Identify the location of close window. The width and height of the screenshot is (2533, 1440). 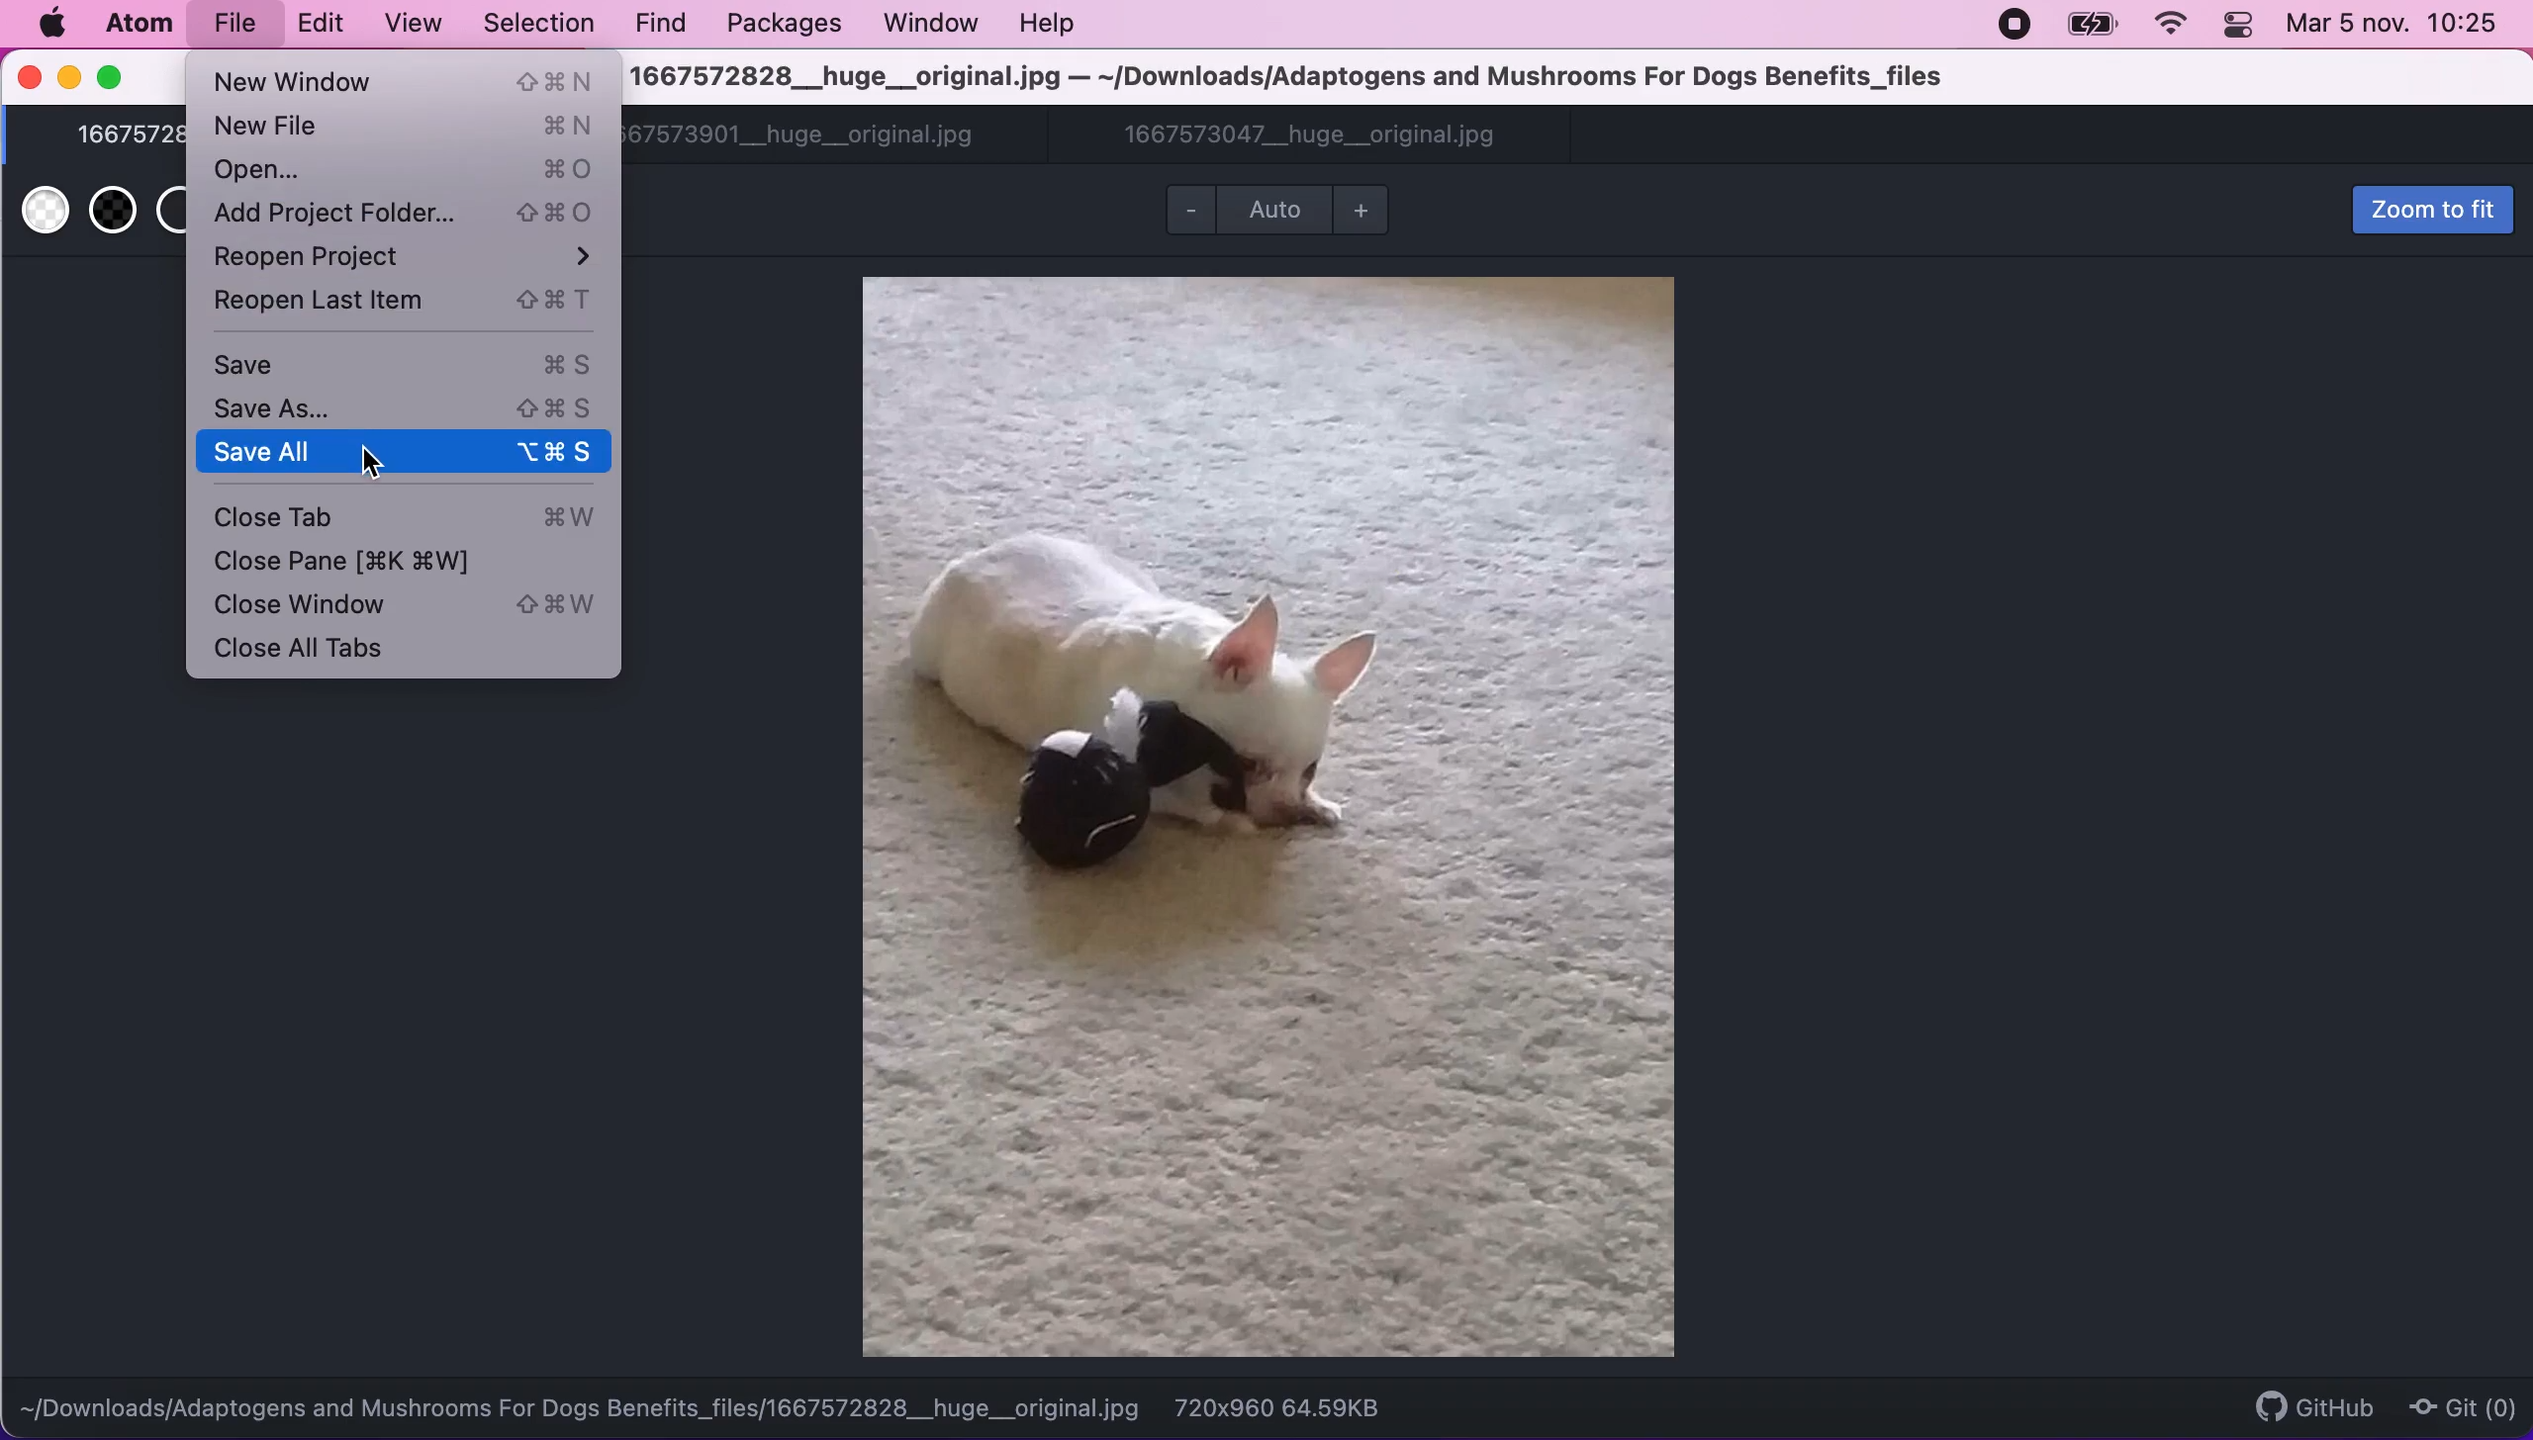
(406, 603).